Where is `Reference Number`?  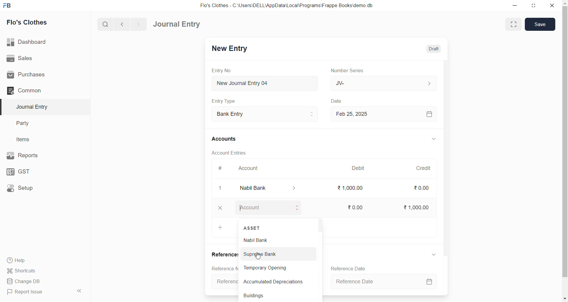 Reference Number is located at coordinates (223, 268).